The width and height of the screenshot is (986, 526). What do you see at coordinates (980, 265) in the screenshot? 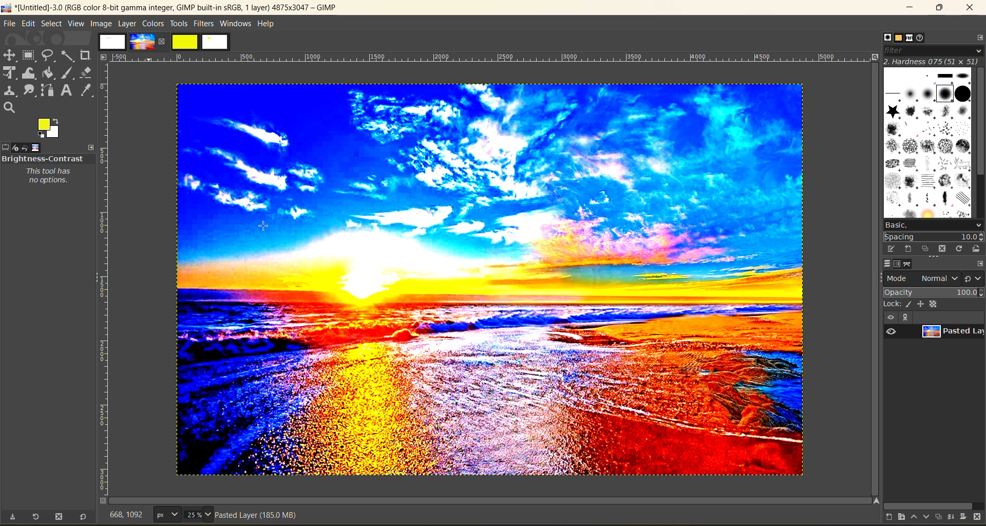
I see `configure this tab` at bounding box center [980, 265].